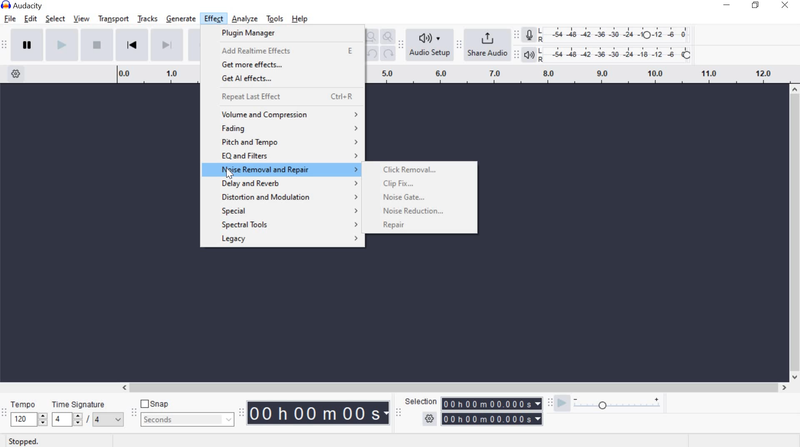 The width and height of the screenshot is (800, 447). What do you see at coordinates (275, 18) in the screenshot?
I see `tools` at bounding box center [275, 18].